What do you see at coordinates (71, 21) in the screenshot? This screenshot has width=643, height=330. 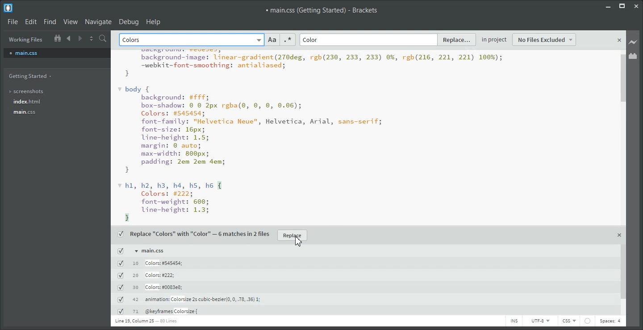 I see `View` at bounding box center [71, 21].